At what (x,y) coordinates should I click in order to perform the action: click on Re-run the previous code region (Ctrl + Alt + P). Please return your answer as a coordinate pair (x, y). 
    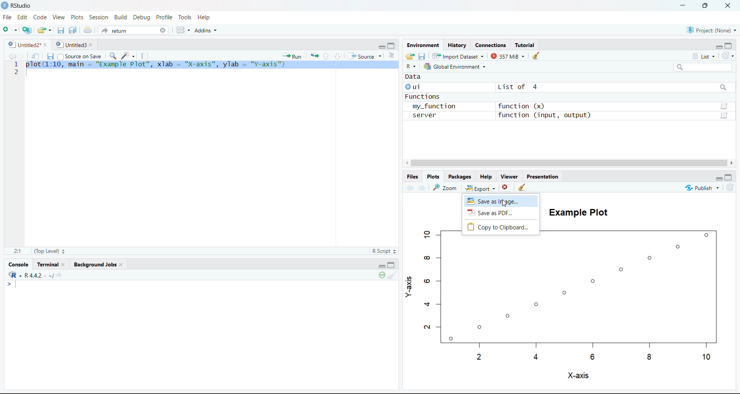
    Looking at the image, I should click on (313, 56).